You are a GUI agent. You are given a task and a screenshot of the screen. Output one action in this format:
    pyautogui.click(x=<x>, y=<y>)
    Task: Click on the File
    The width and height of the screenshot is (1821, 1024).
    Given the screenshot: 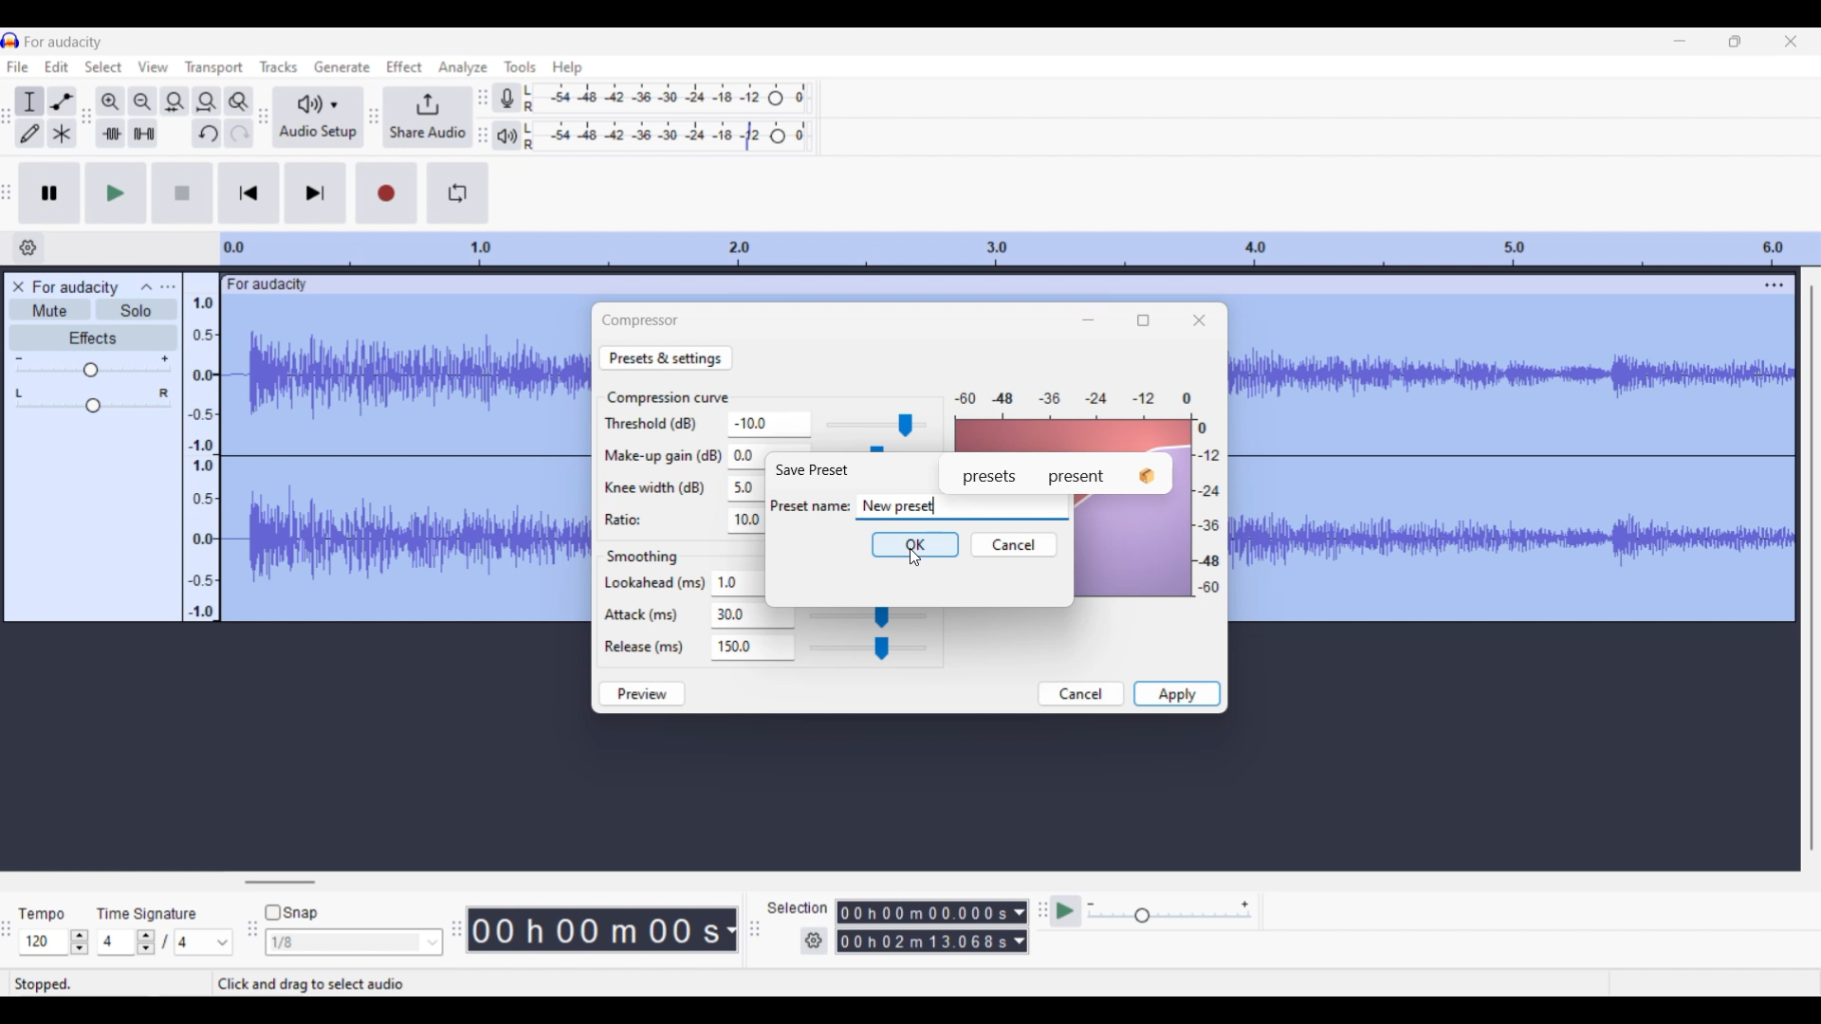 What is the action you would take?
    pyautogui.click(x=18, y=66)
    